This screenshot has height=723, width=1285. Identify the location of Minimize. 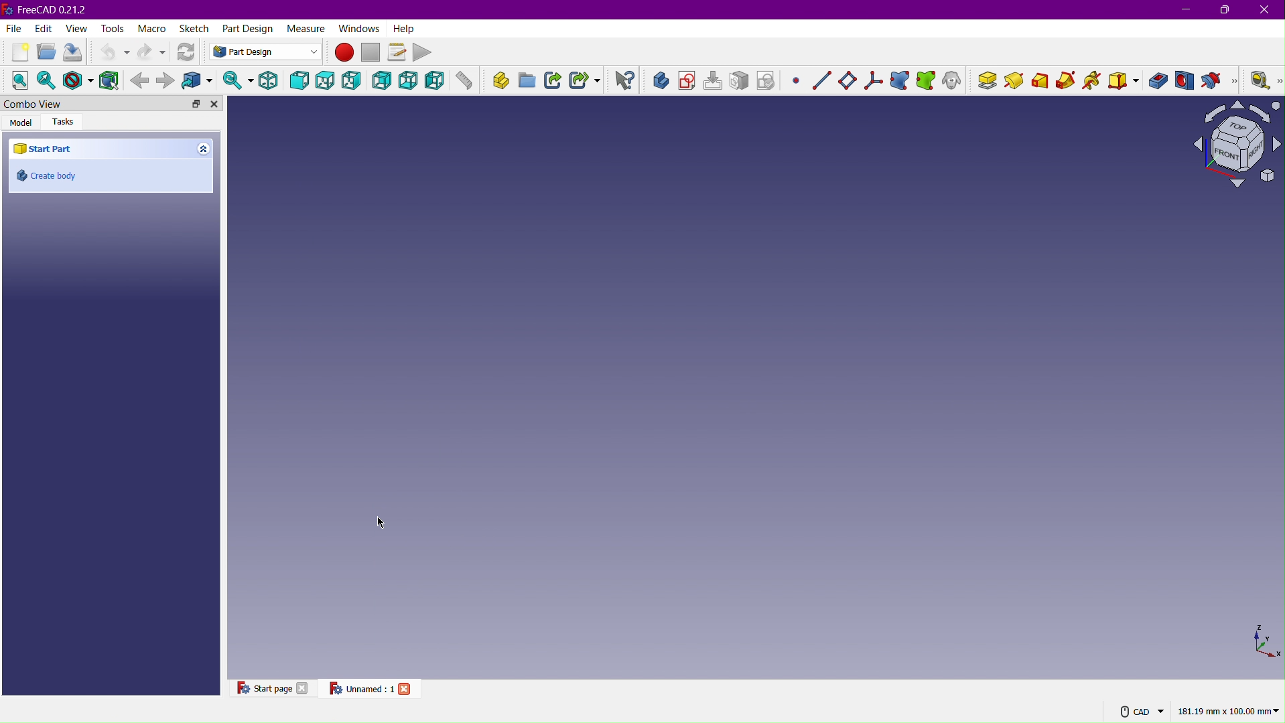
(1180, 10).